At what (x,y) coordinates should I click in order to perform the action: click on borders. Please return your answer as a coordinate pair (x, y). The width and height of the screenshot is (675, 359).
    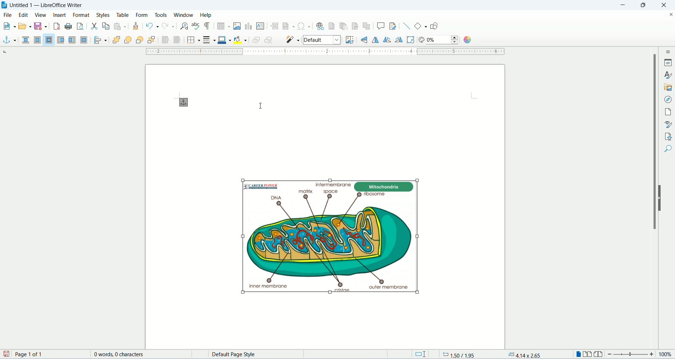
    Looking at the image, I should click on (193, 40).